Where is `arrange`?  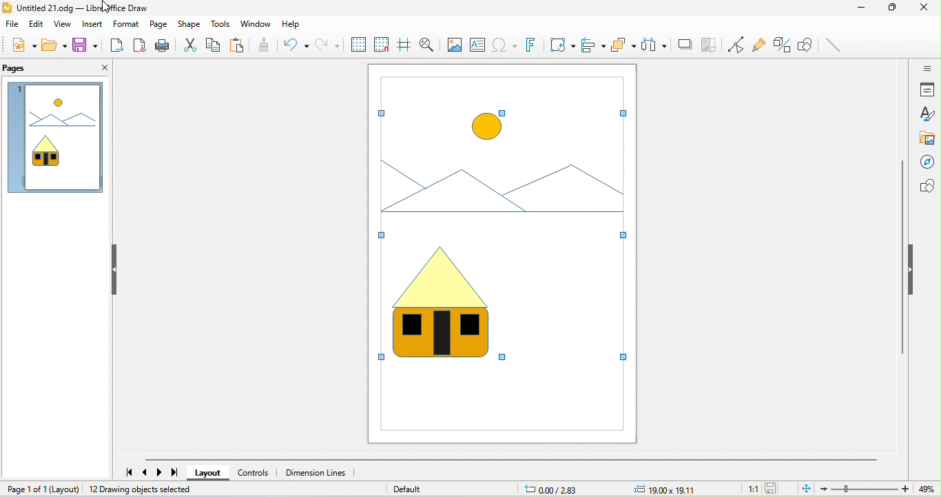 arrange is located at coordinates (625, 46).